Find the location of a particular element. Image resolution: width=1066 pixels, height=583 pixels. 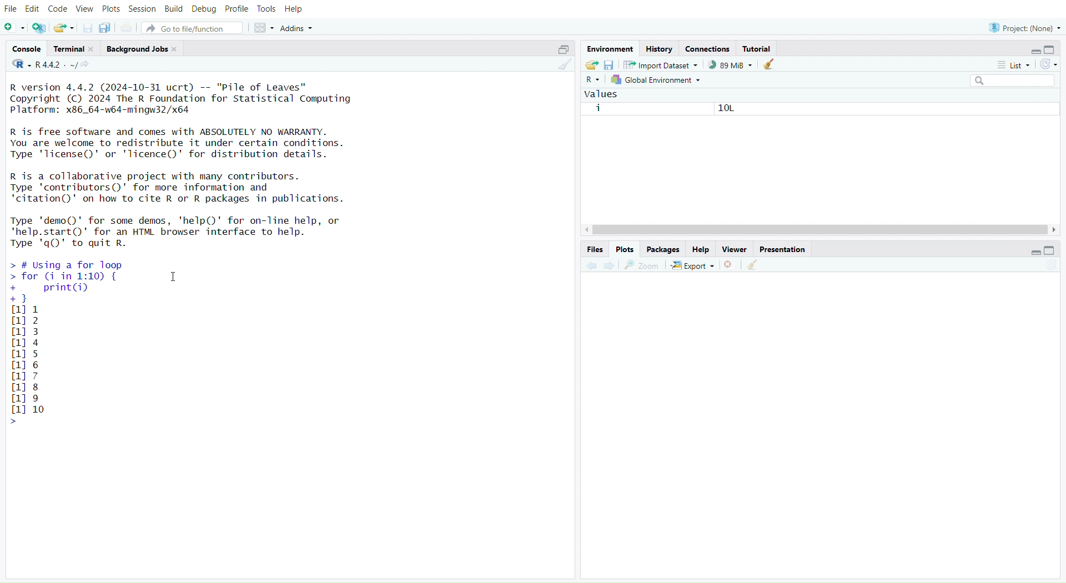

addins is located at coordinates (298, 28).